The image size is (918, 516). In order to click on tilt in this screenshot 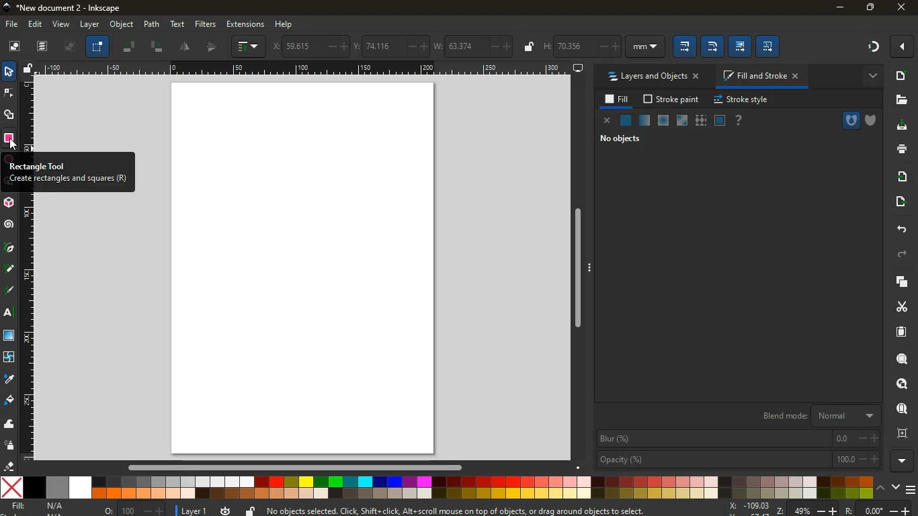, I will do `click(158, 46)`.